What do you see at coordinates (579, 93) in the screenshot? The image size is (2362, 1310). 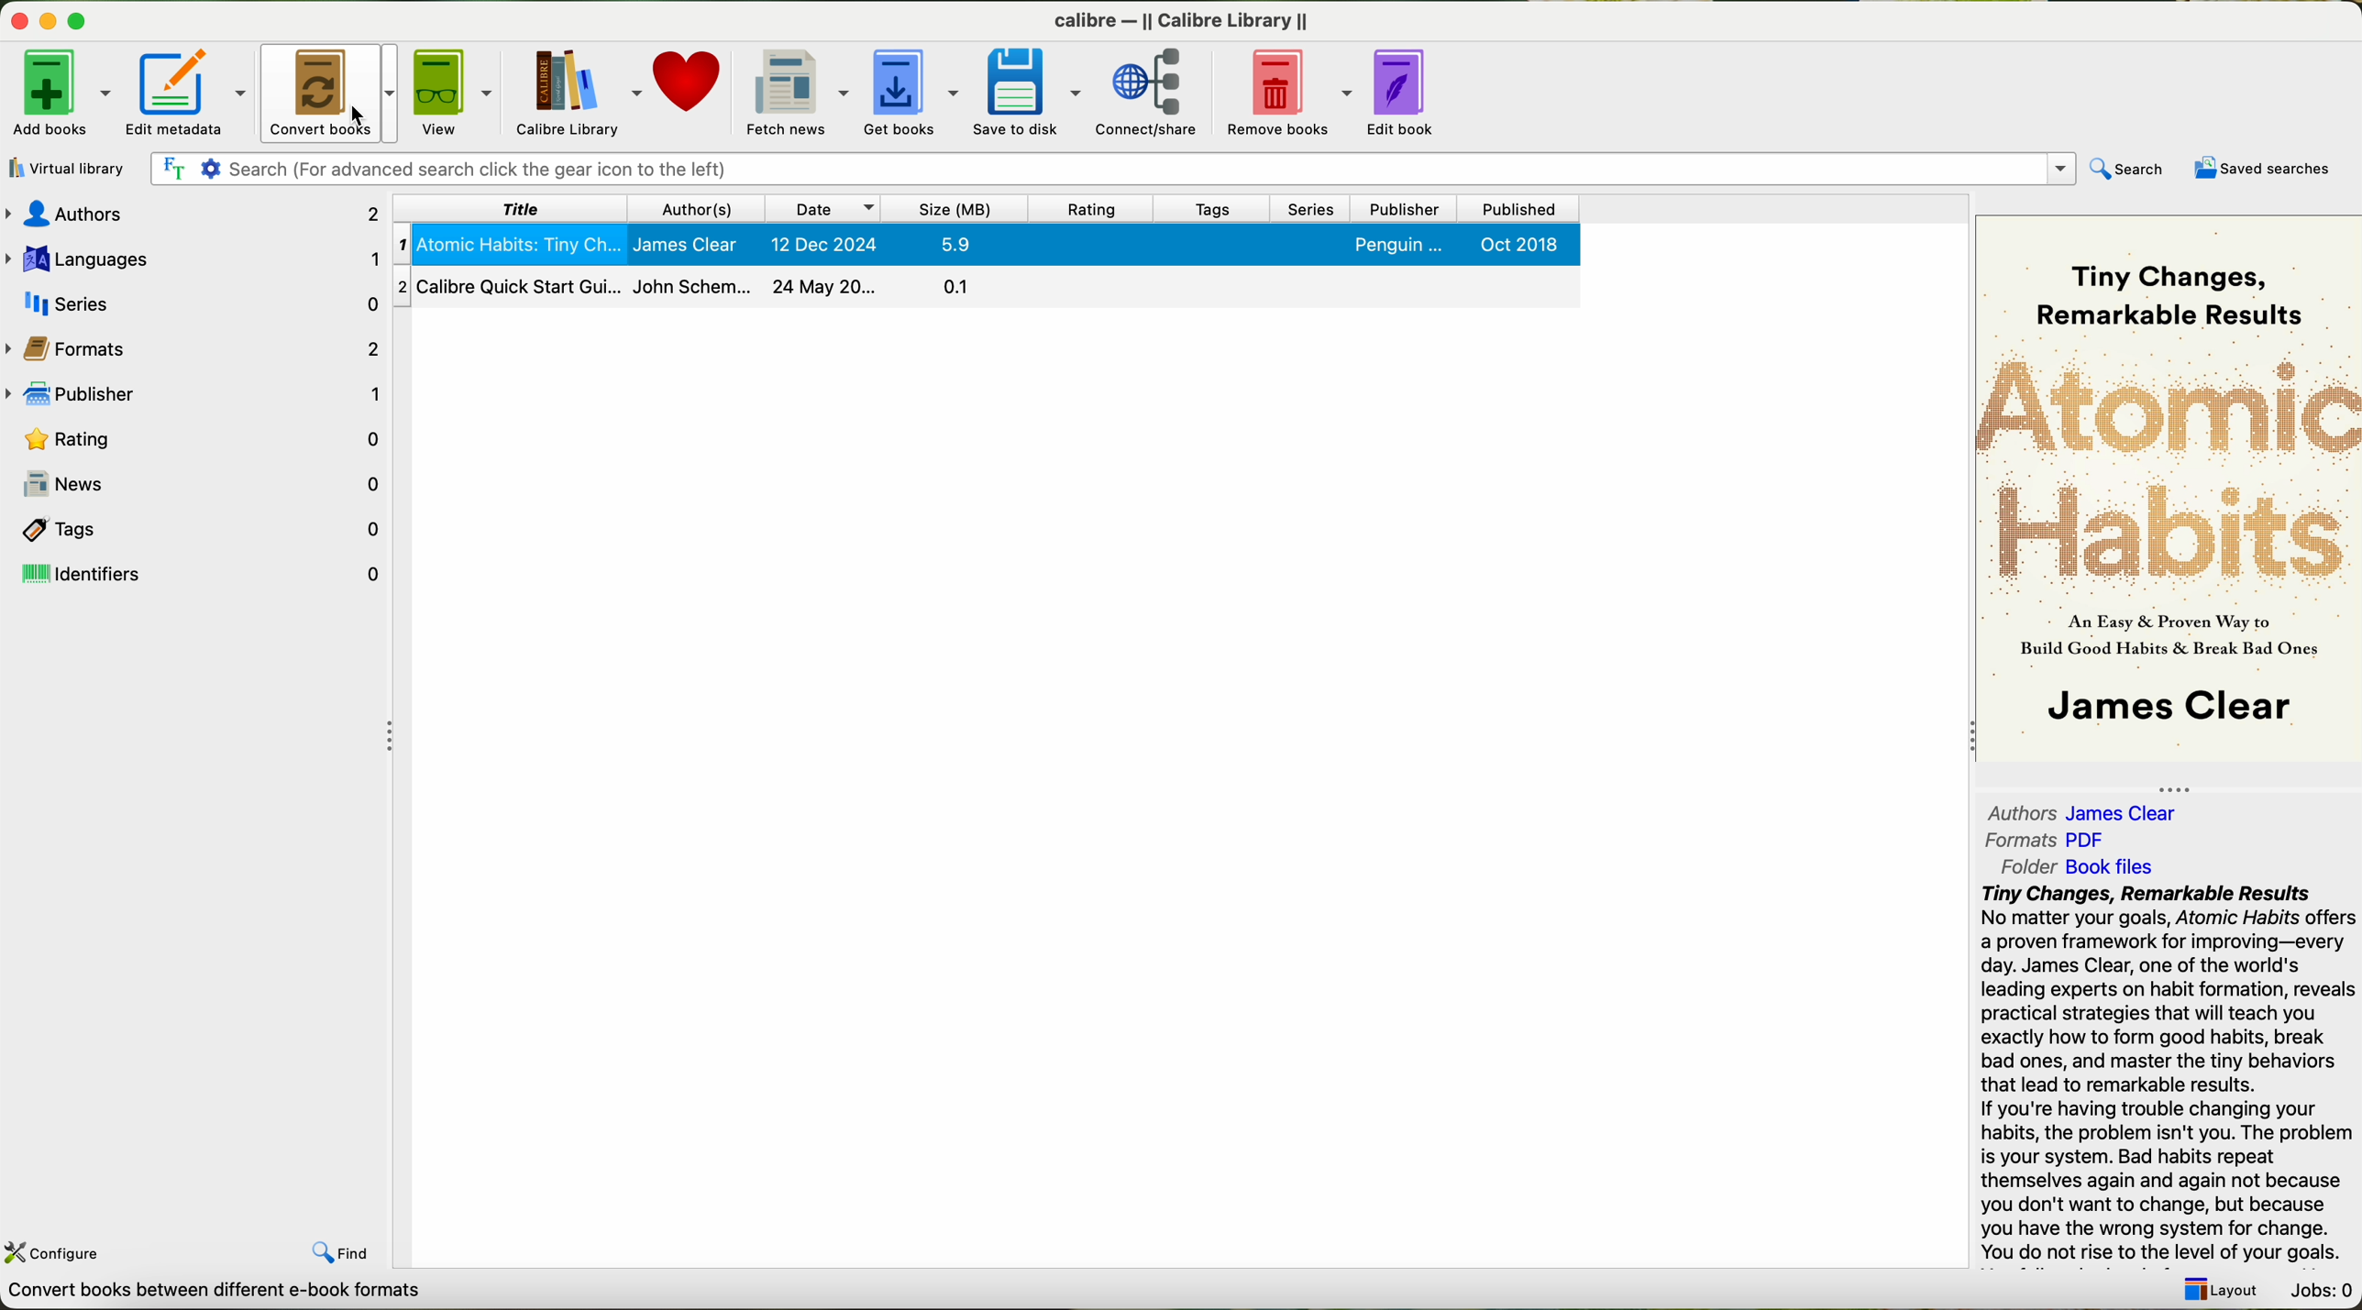 I see `calibre library` at bounding box center [579, 93].